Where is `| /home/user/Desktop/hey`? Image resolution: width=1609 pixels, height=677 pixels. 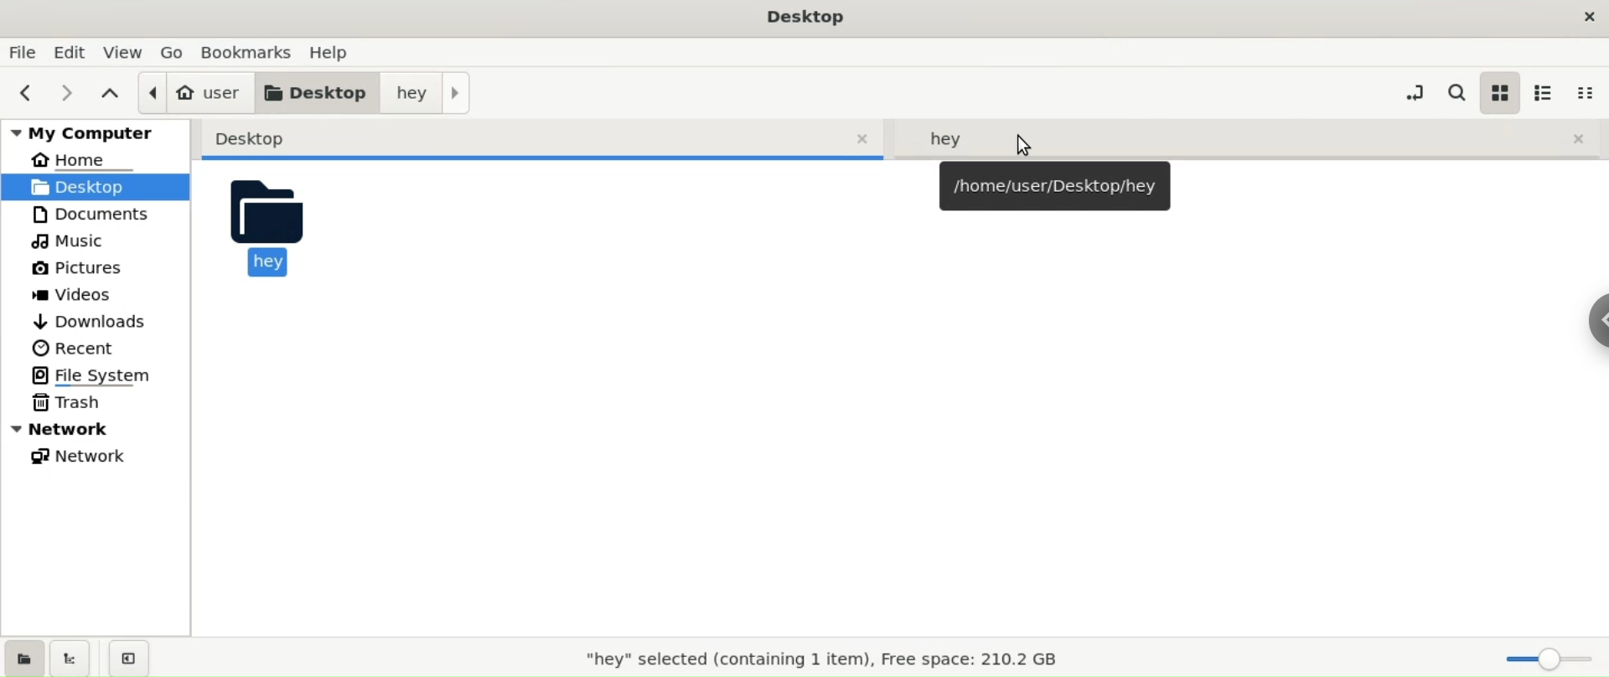 | /home/user/Desktop/hey is located at coordinates (1053, 186).